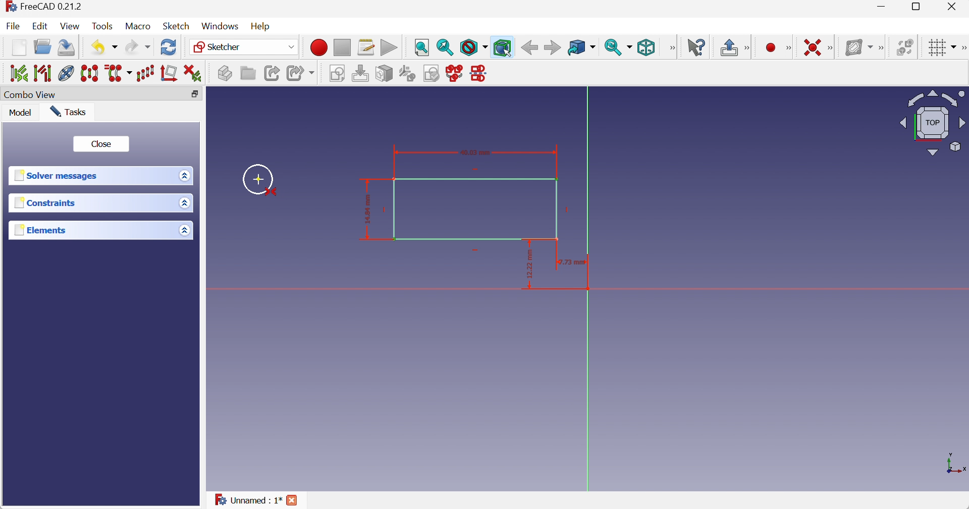 The image size is (969, 509). Describe the element at coordinates (788, 48) in the screenshot. I see `[Sketcher geometries]` at that location.